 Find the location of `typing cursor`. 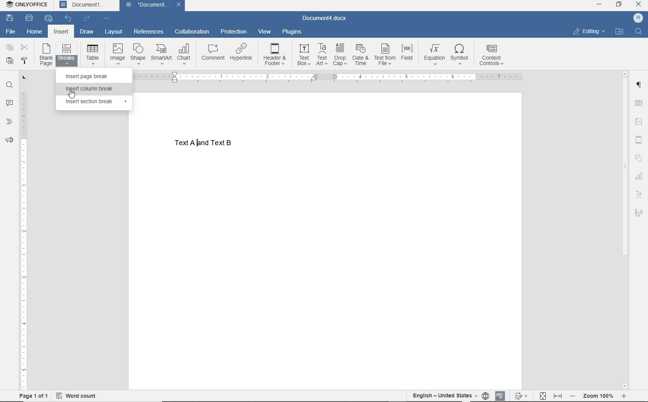

typing cursor is located at coordinates (197, 145).